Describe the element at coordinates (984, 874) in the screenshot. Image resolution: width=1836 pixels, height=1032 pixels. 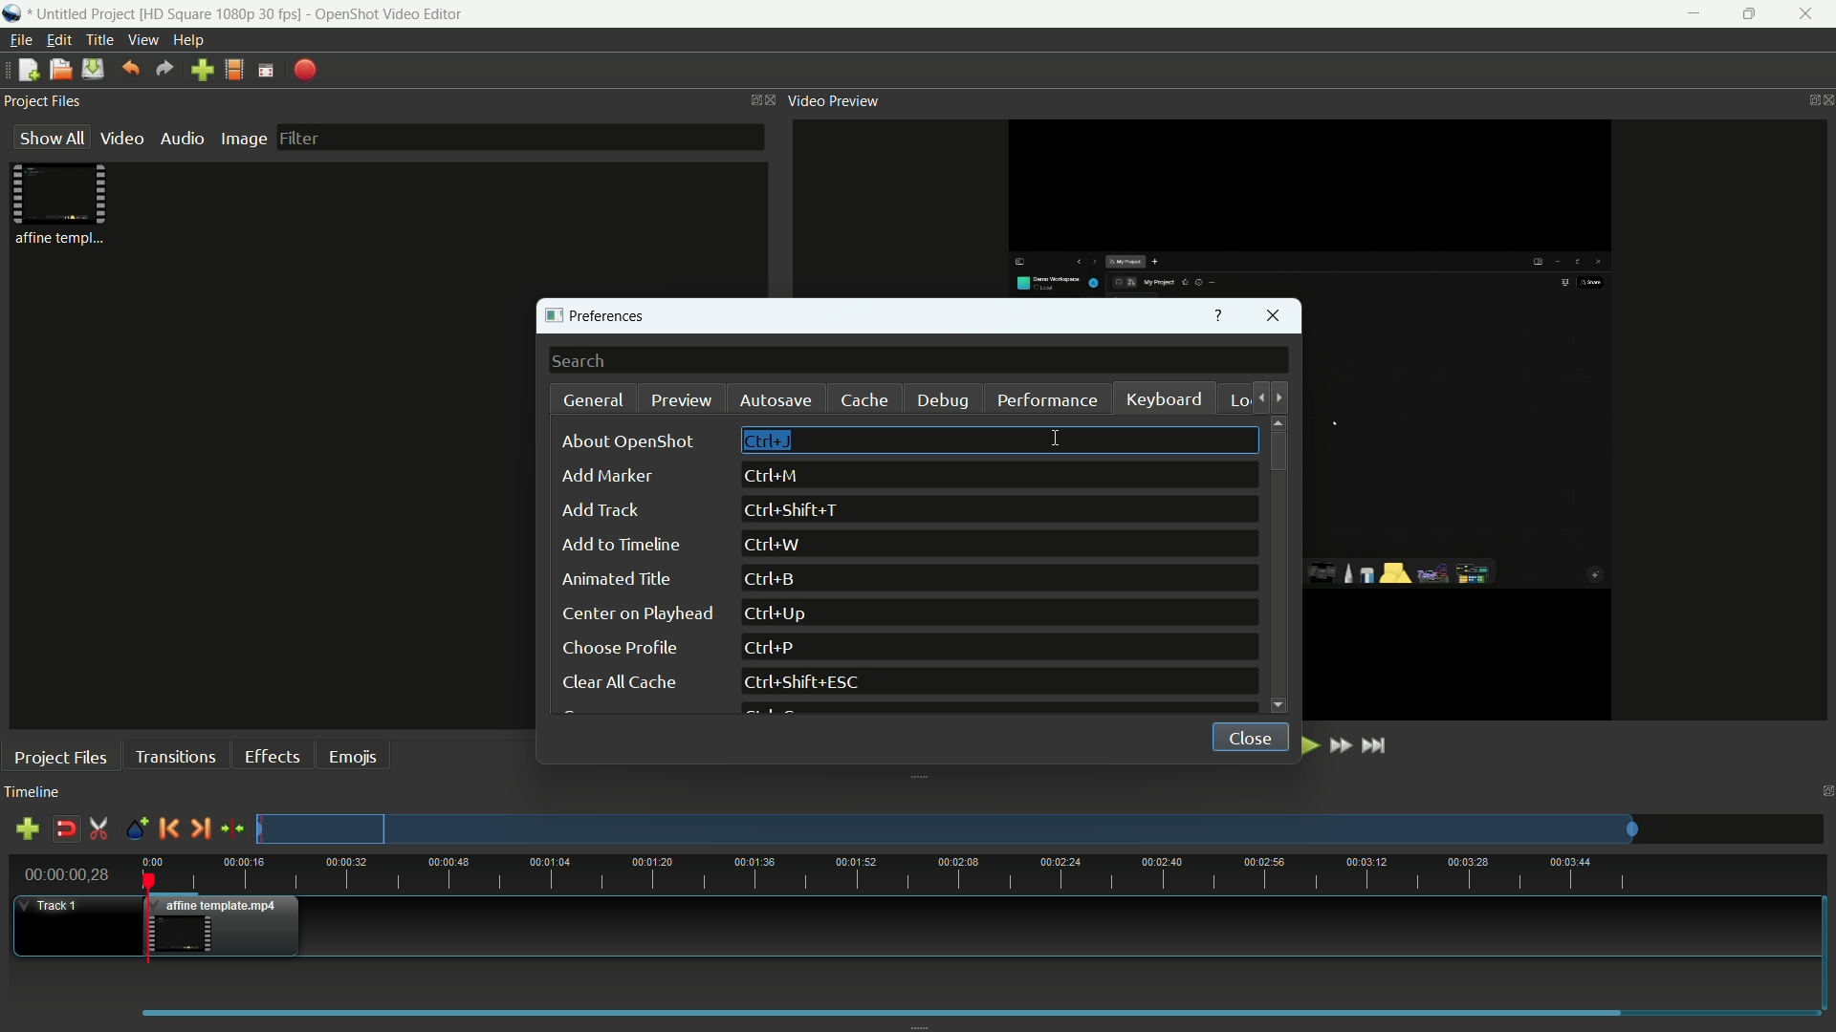
I see `time` at that location.